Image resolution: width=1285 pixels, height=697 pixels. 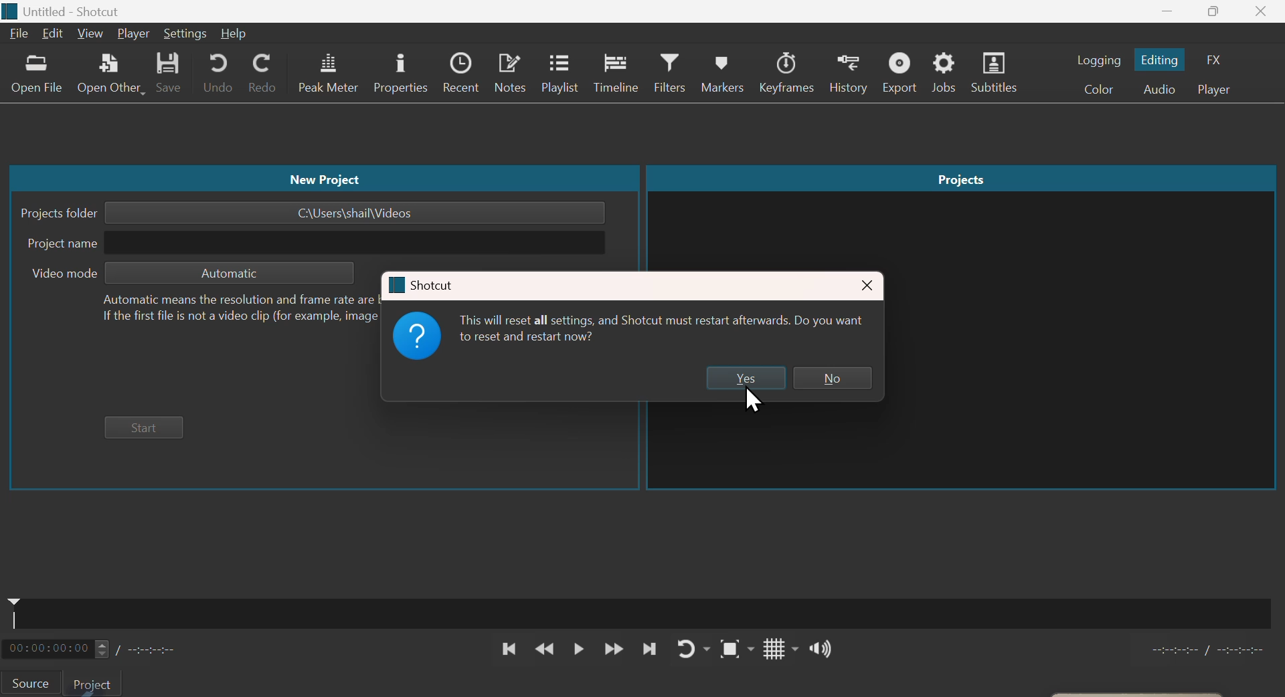 I want to click on project, so click(x=98, y=683).